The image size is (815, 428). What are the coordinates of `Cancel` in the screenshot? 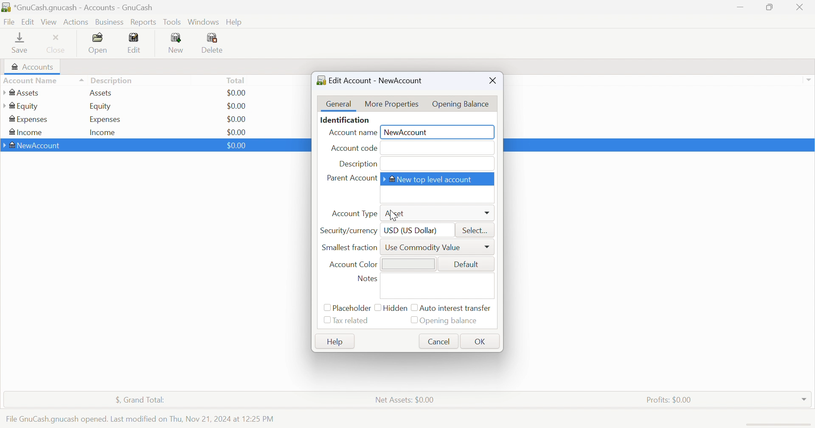 It's located at (438, 341).